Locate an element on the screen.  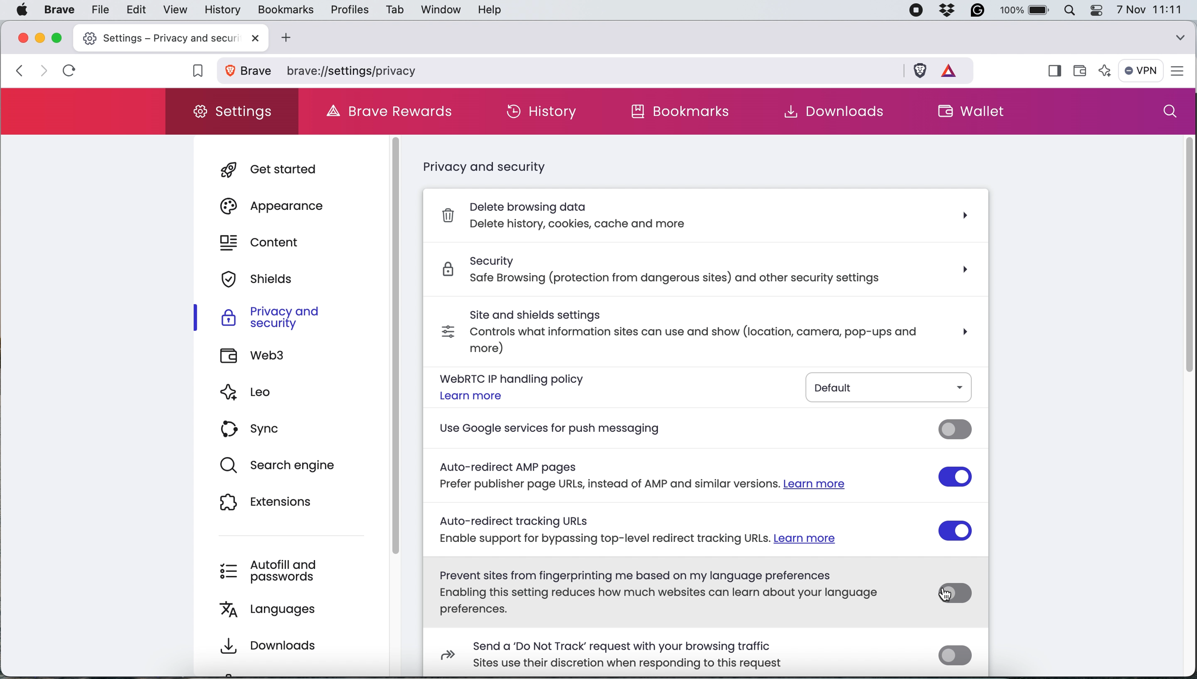
cursor is located at coordinates (944, 596).